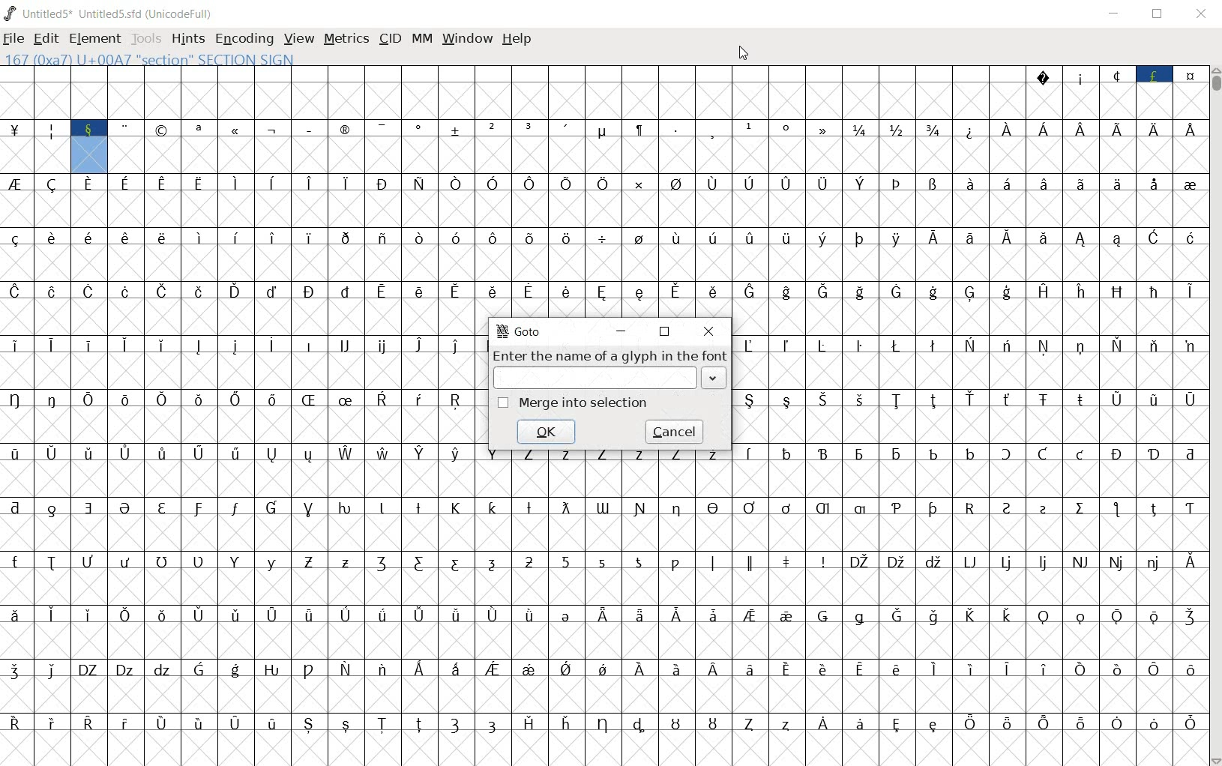 Image resolution: width=1222 pixels, height=766 pixels. I want to click on symbols, so click(345, 253).